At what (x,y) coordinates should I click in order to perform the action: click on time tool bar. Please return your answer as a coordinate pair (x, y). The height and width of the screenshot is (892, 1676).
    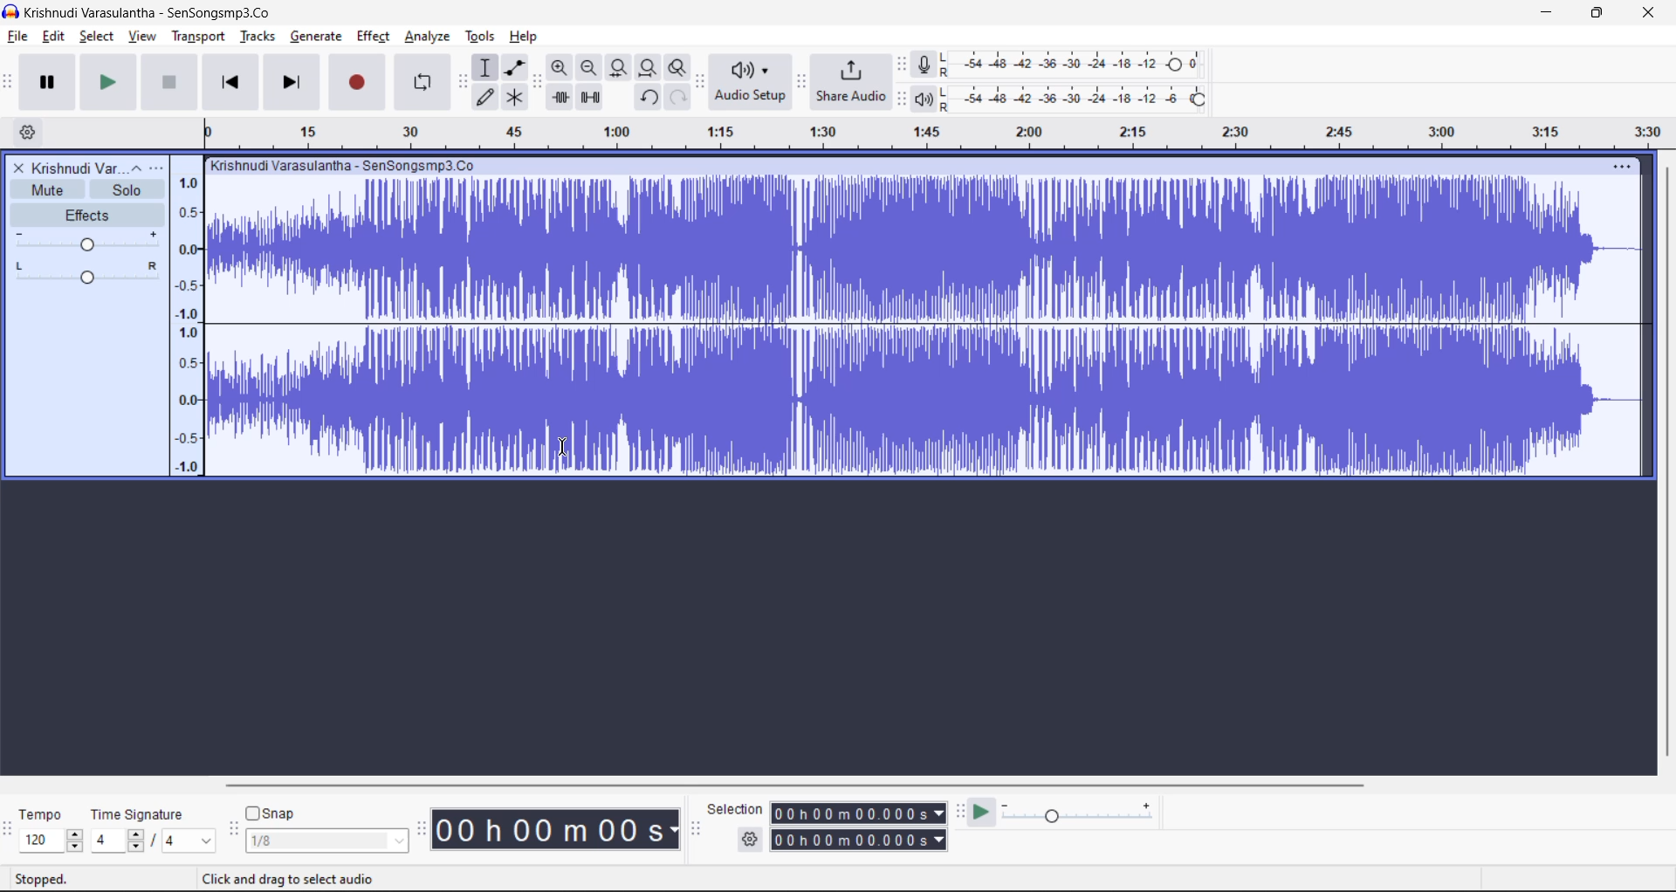
    Looking at the image, I should click on (424, 828).